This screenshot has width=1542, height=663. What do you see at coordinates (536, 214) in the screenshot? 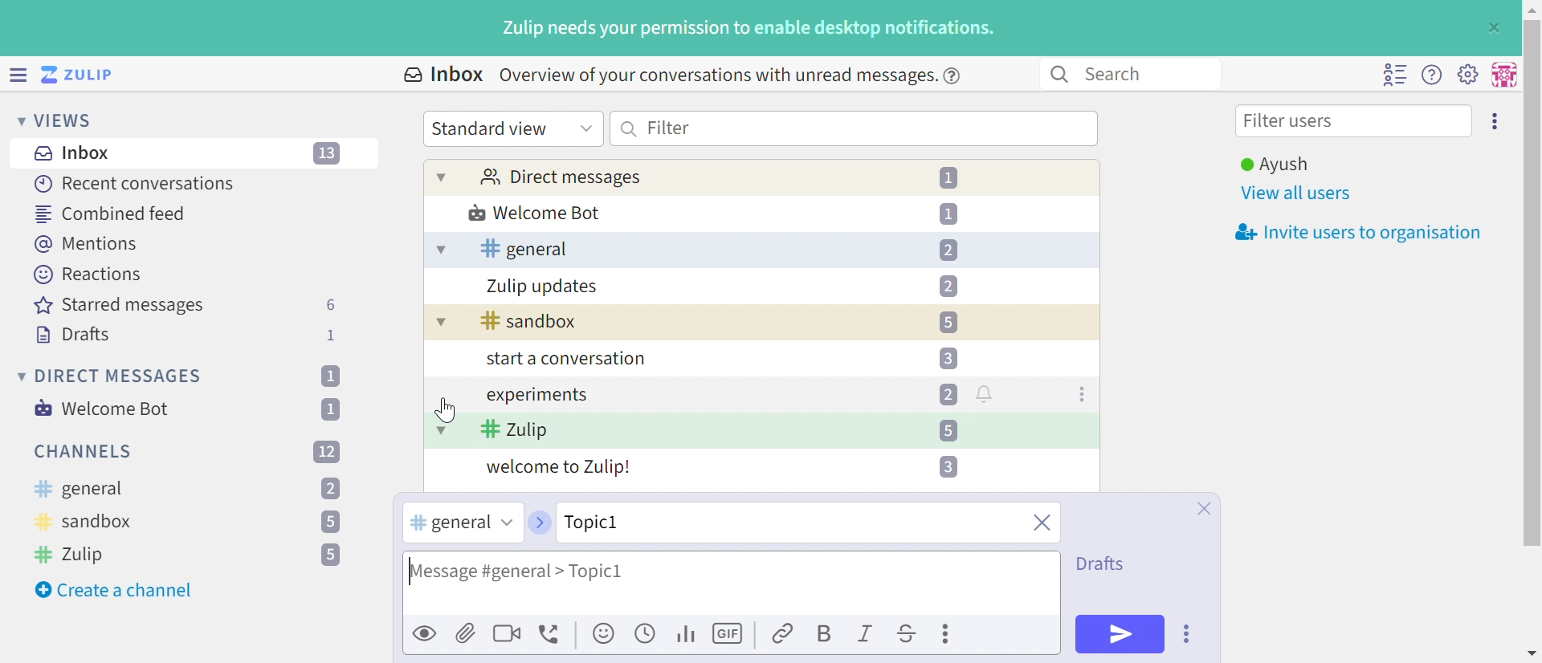
I see `Welcome Bot` at bounding box center [536, 214].